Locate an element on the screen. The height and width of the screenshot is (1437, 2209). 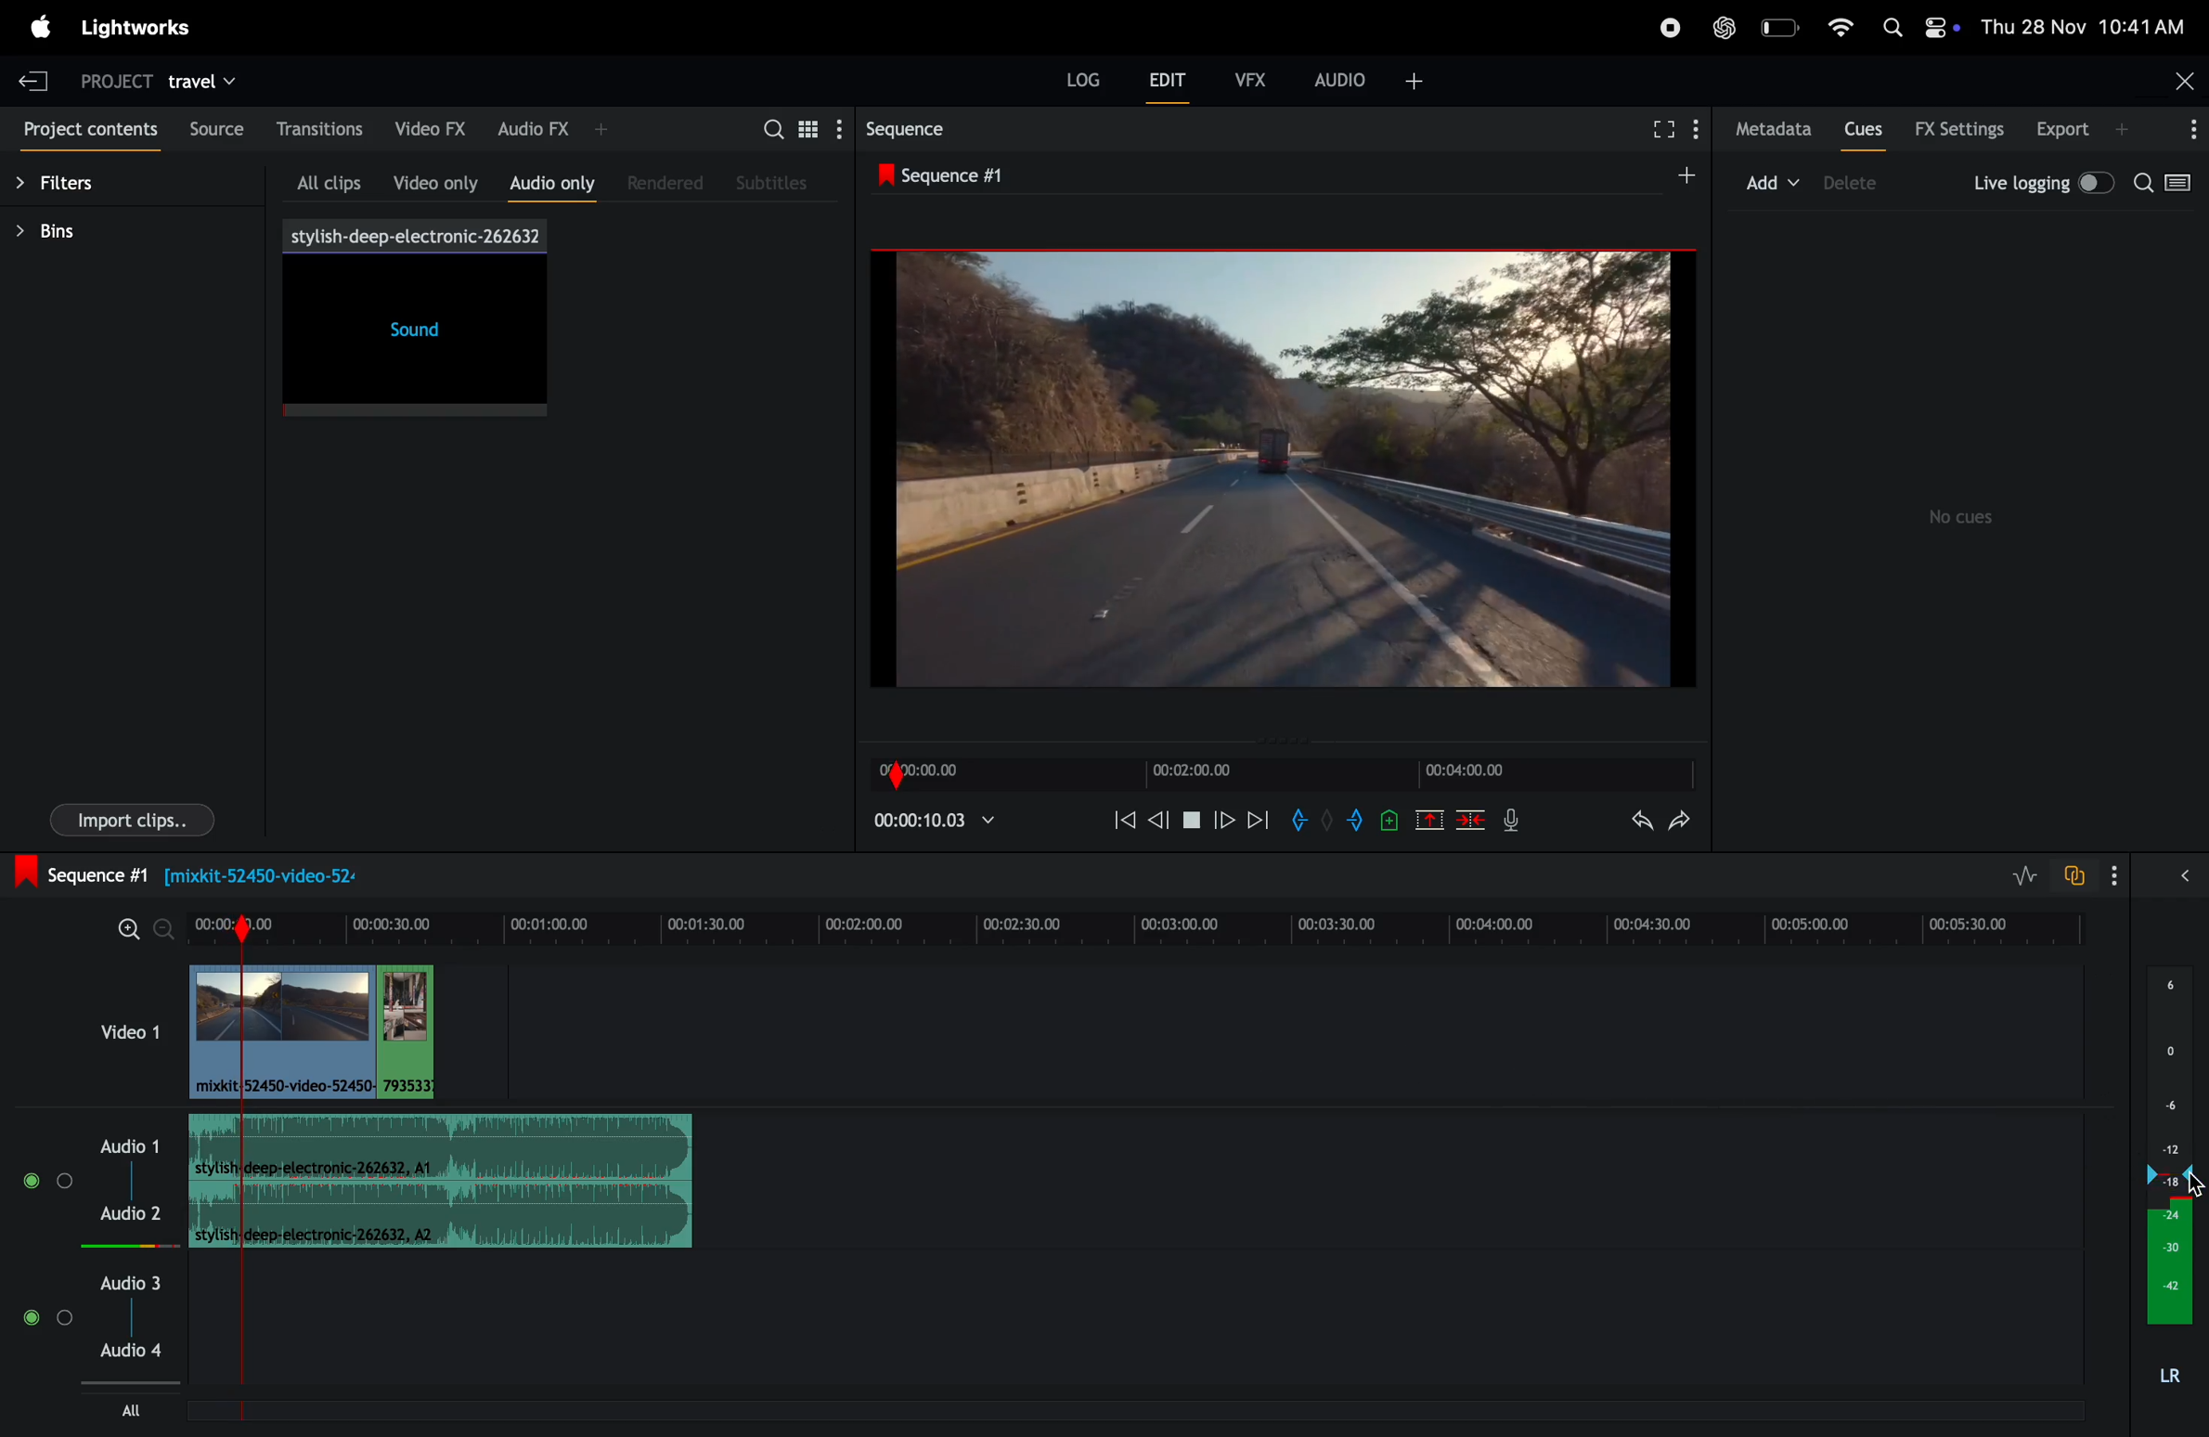
audio only is located at coordinates (548, 184).